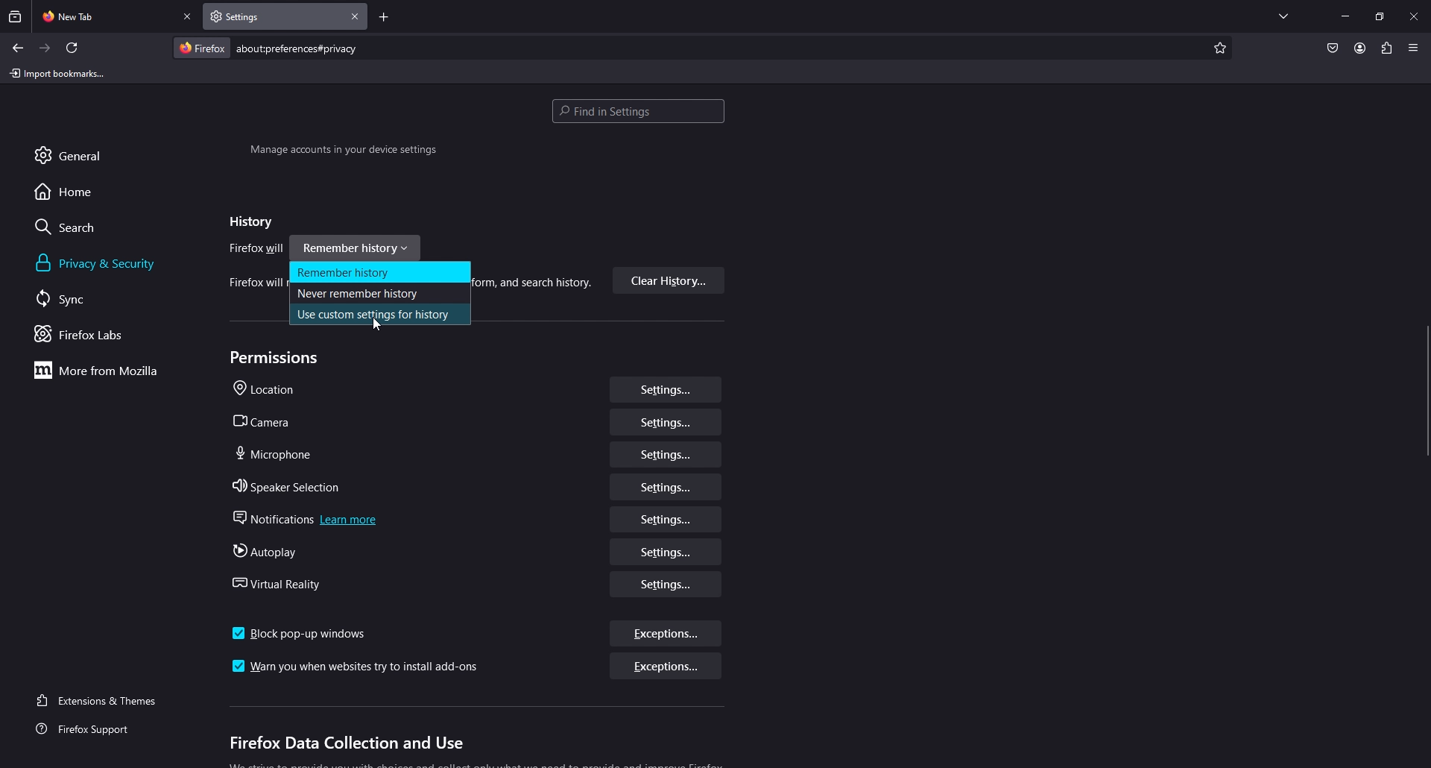 Image resolution: width=1431 pixels, height=768 pixels. I want to click on extension, so click(1388, 48).